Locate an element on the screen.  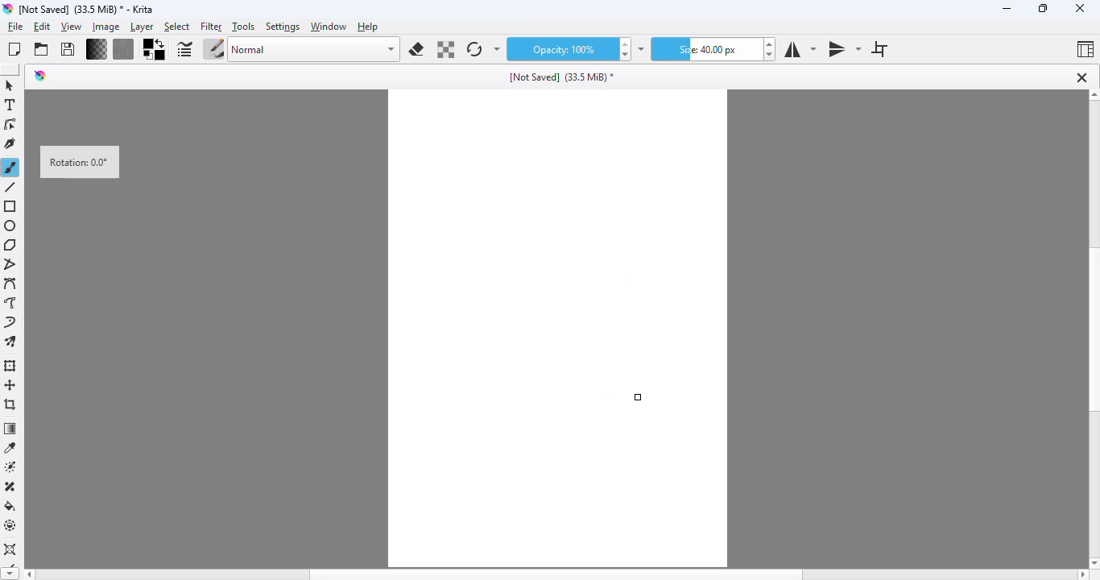
Scroll down is located at coordinates (10, 573).